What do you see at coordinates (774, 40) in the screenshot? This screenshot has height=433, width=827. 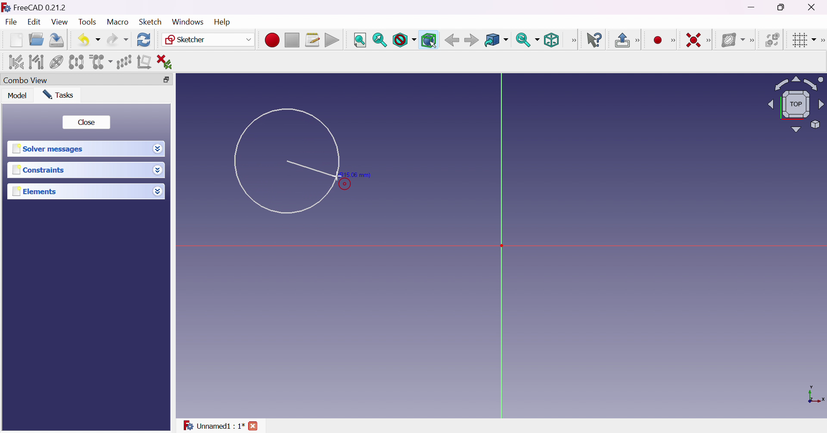 I see `Switch virtual space` at bounding box center [774, 40].